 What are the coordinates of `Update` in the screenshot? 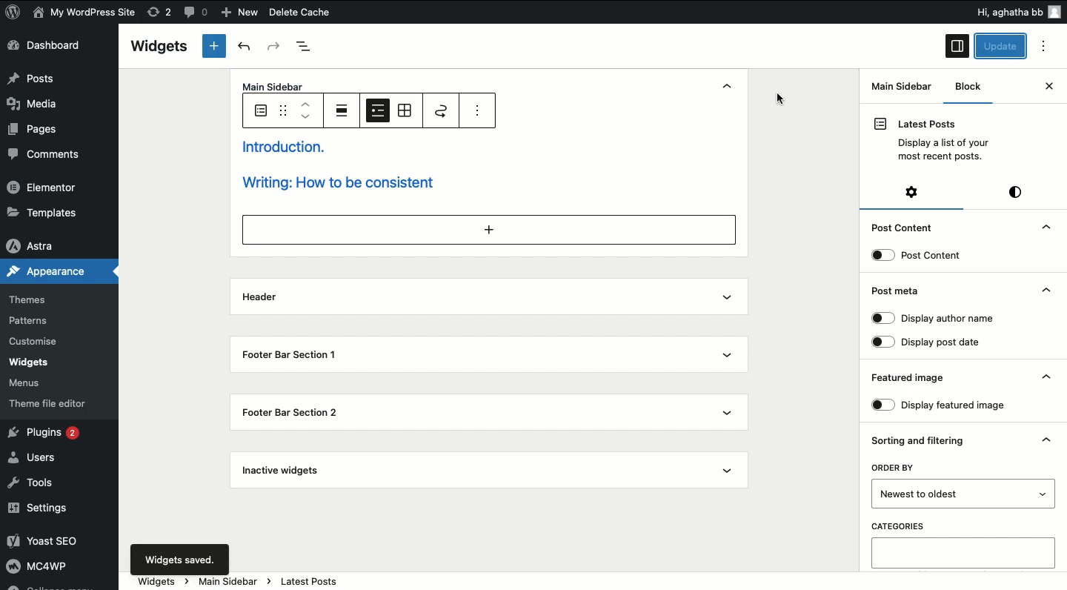 It's located at (1001, 44).